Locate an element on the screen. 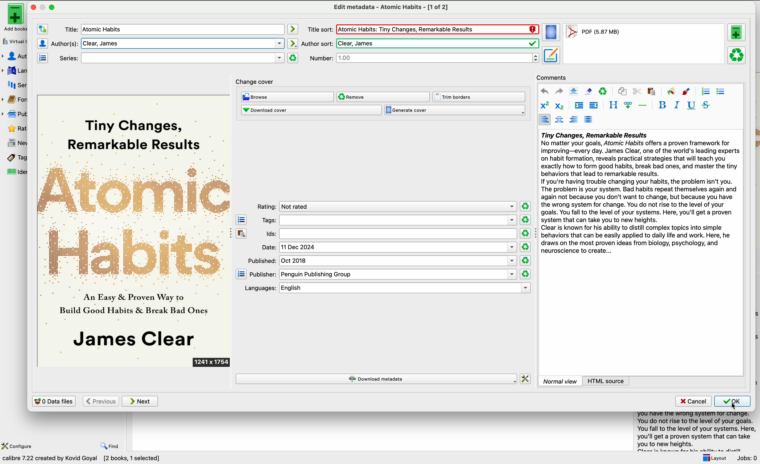 The width and height of the screenshot is (760, 464). find is located at coordinates (110, 447).